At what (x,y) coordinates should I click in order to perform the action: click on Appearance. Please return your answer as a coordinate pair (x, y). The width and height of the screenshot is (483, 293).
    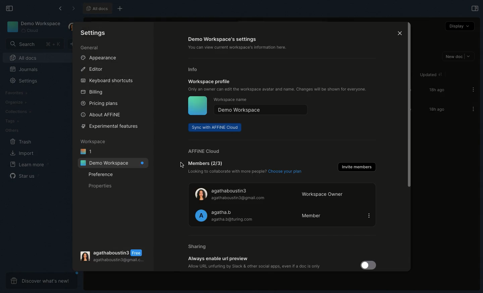
    Looking at the image, I should click on (98, 58).